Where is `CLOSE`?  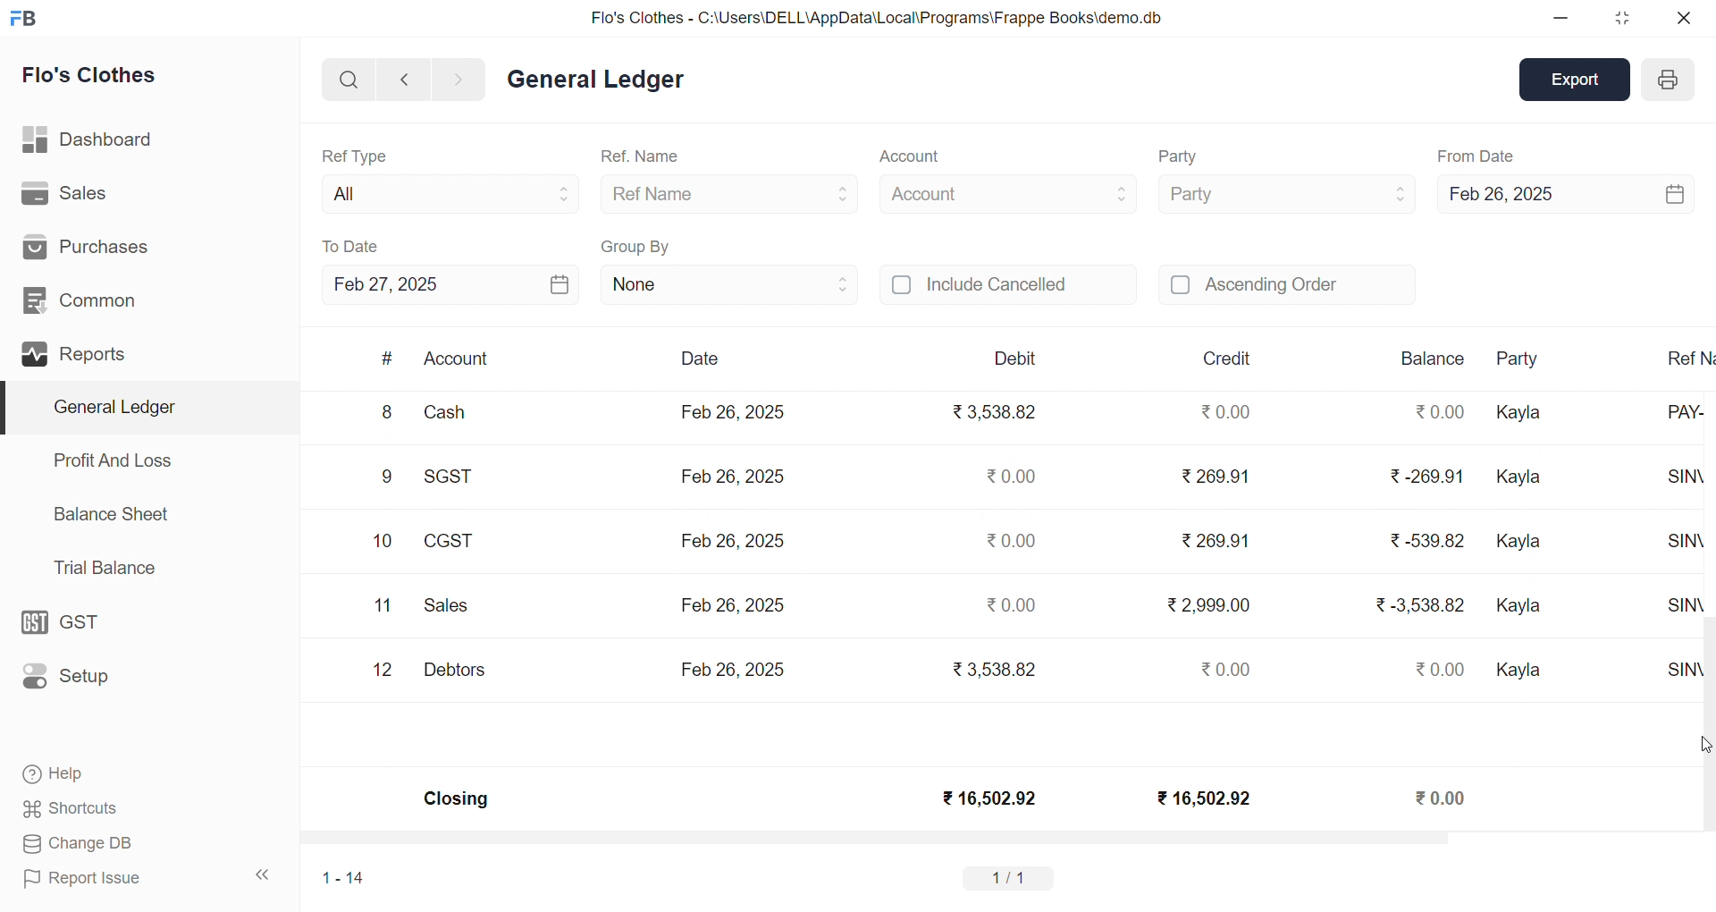 CLOSE is located at coordinates (1682, 18).